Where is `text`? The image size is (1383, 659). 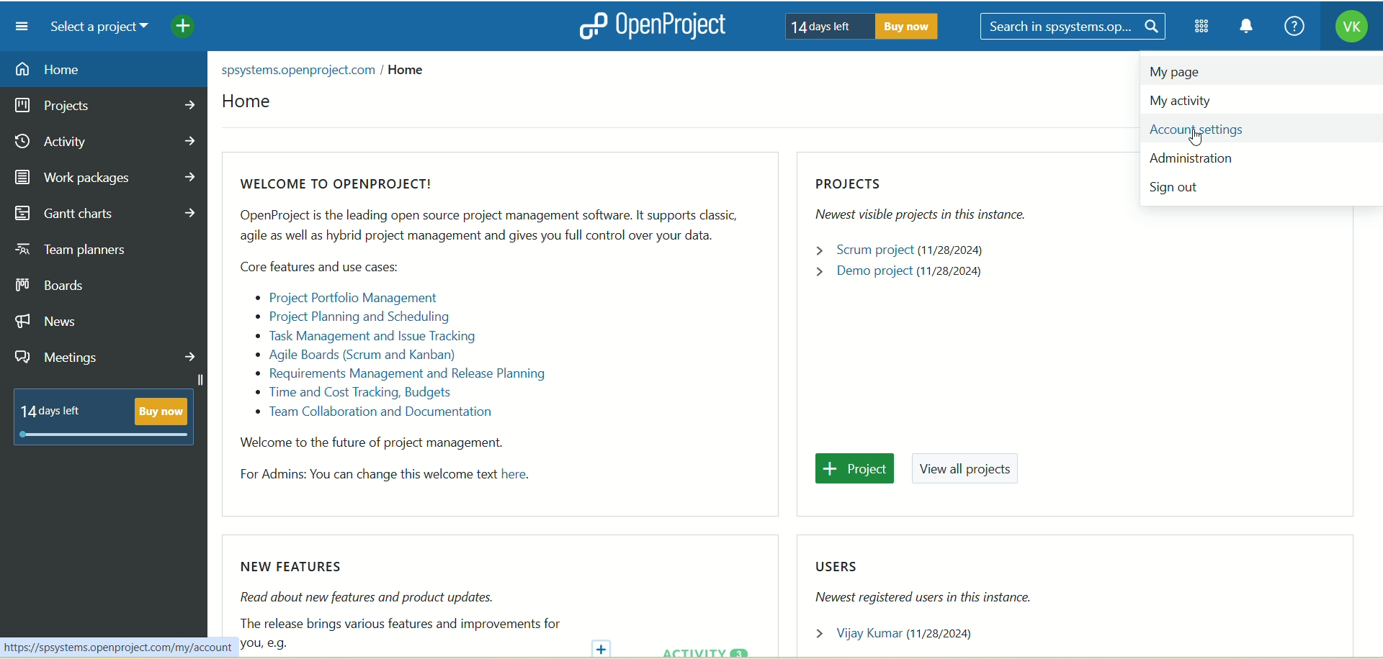 text is located at coordinates (856, 25).